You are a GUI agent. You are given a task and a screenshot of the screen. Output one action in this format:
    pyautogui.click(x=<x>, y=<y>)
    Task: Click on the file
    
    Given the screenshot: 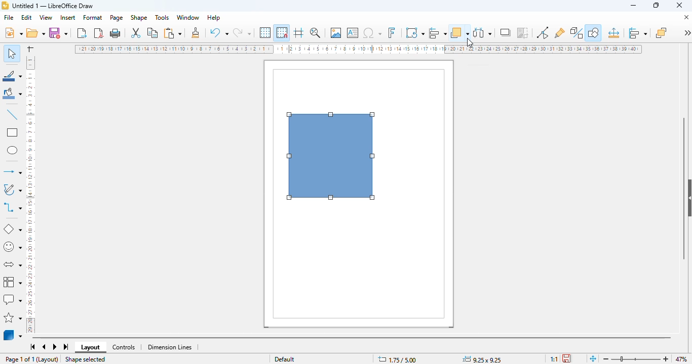 What is the action you would take?
    pyautogui.click(x=9, y=17)
    